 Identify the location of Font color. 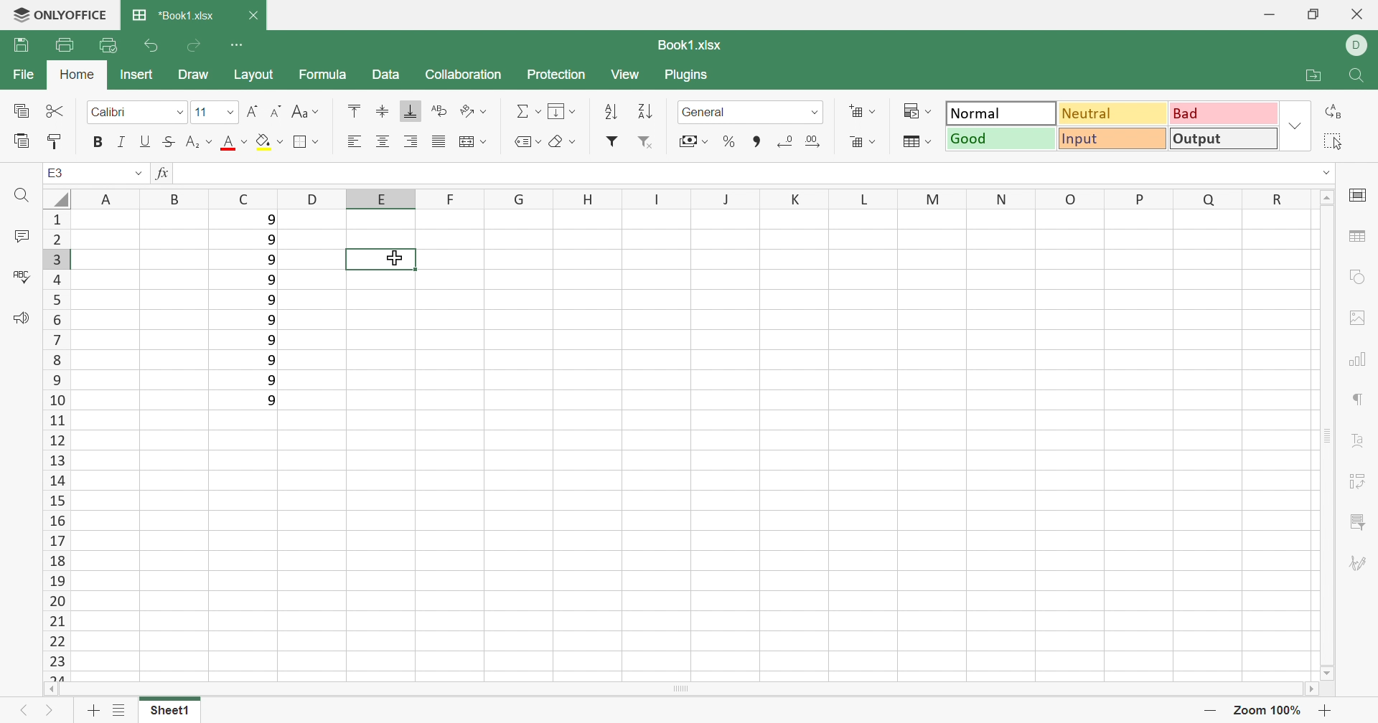
(233, 144).